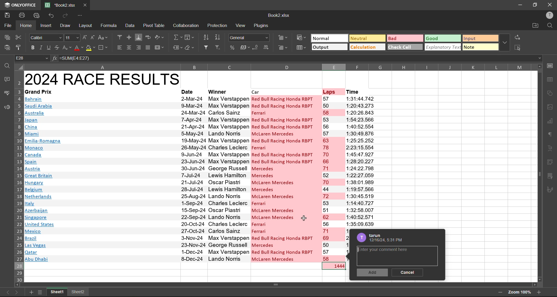 The height and width of the screenshot is (297, 557). I want to click on increment size, so click(85, 37).